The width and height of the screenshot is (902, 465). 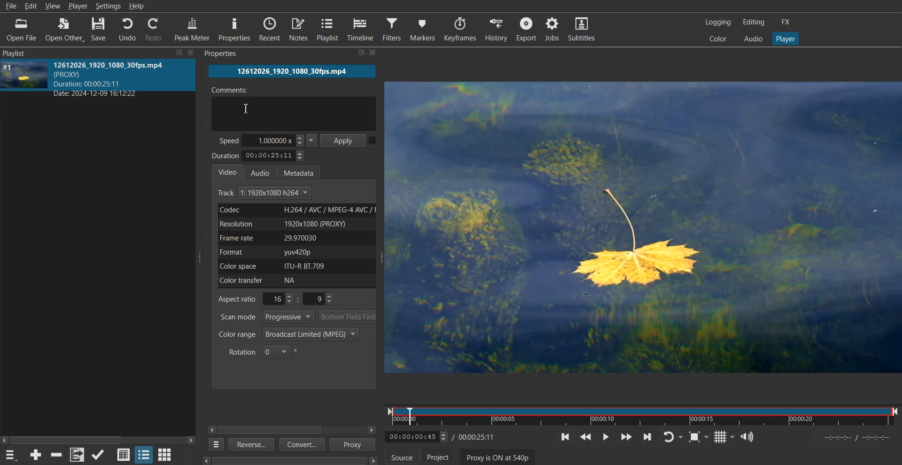 I want to click on Drag handle, so click(x=383, y=258).